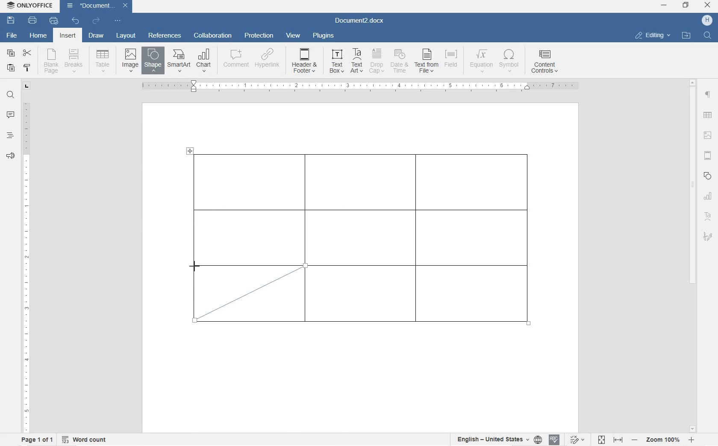 This screenshot has height=446, width=718. What do you see at coordinates (204, 60) in the screenshot?
I see `CHART` at bounding box center [204, 60].